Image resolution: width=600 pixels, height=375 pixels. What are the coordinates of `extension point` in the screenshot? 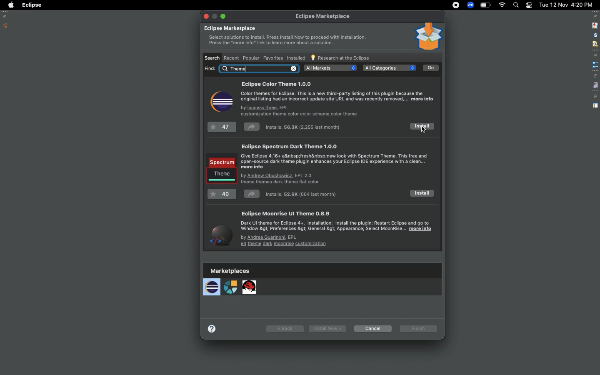 It's located at (595, 65).